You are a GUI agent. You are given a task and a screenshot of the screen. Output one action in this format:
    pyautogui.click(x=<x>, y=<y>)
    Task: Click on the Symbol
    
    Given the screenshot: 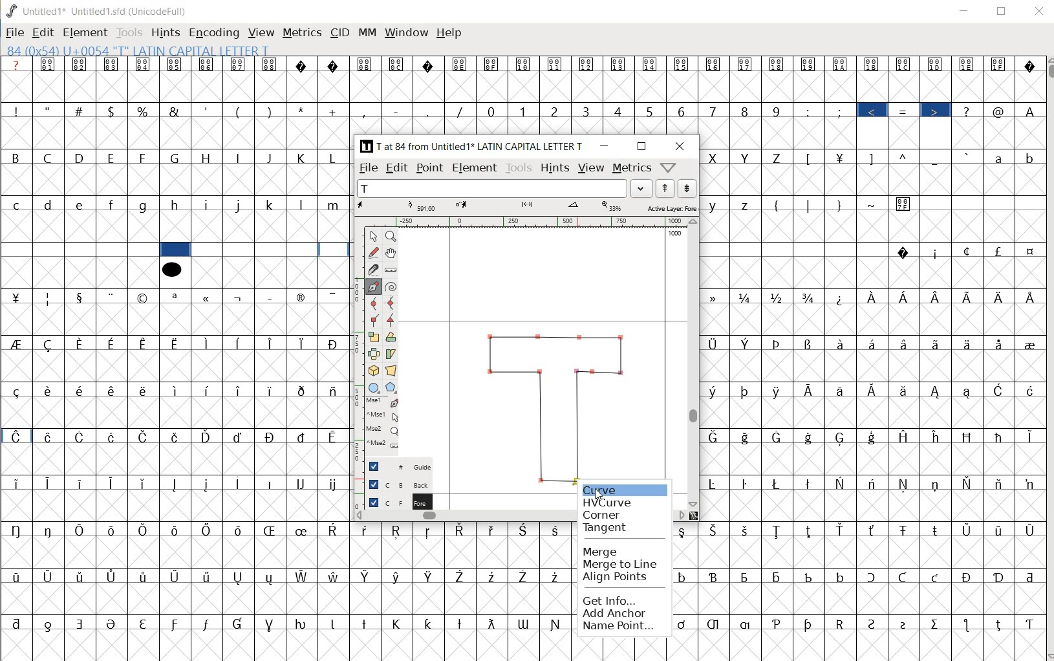 What is the action you would take?
    pyautogui.click(x=683, y=576)
    